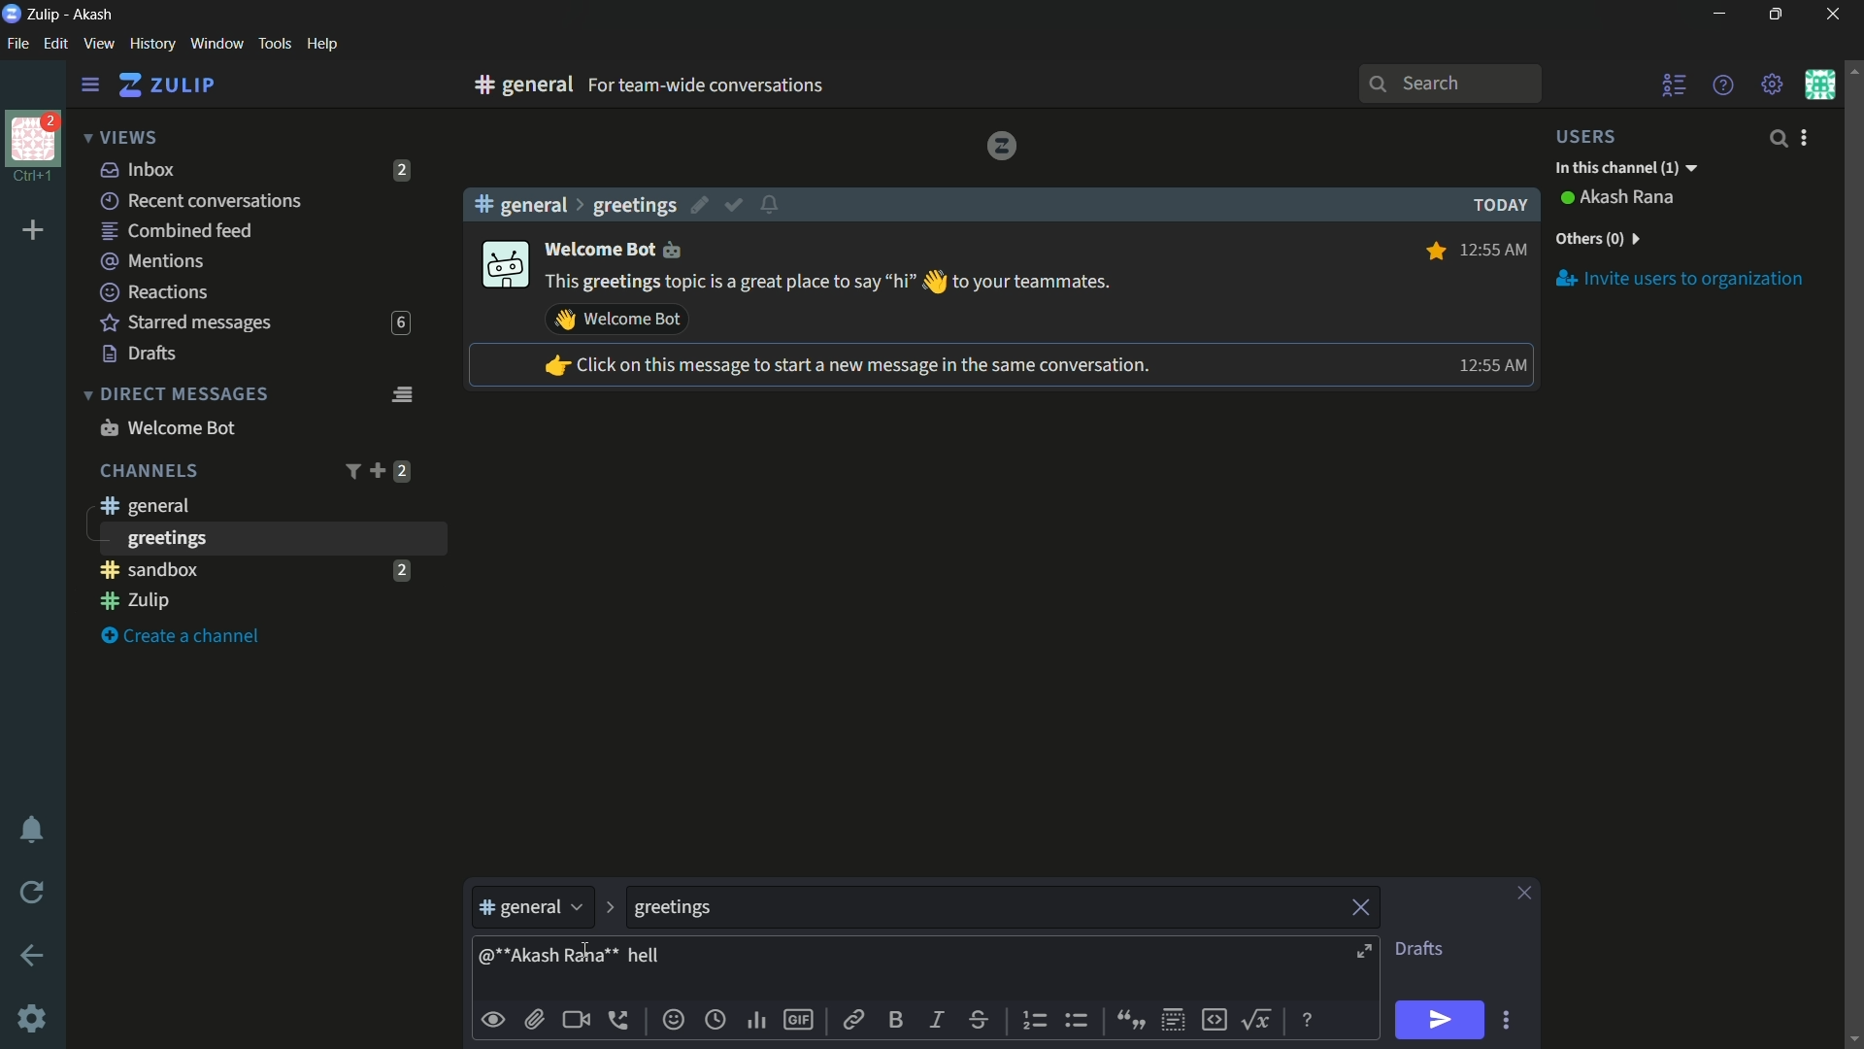 The width and height of the screenshot is (1864, 1049). What do you see at coordinates (321, 45) in the screenshot?
I see `help menu` at bounding box center [321, 45].